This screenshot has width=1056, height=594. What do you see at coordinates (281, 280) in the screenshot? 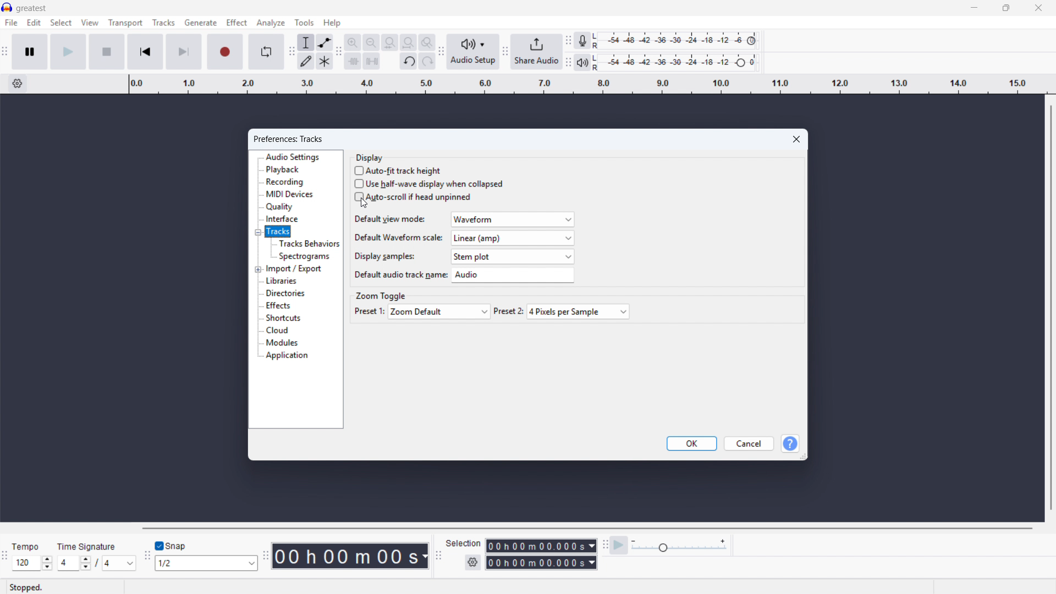
I see `Libraries ` at bounding box center [281, 280].